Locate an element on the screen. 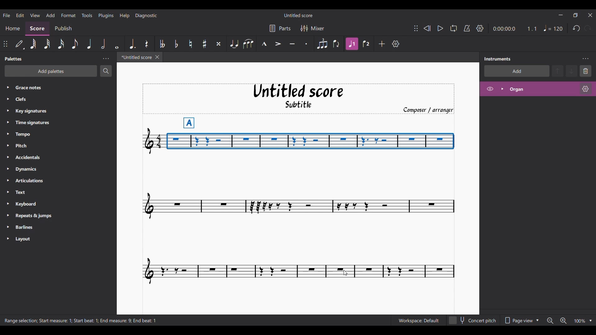  Dynamics is located at coordinates (37, 170).